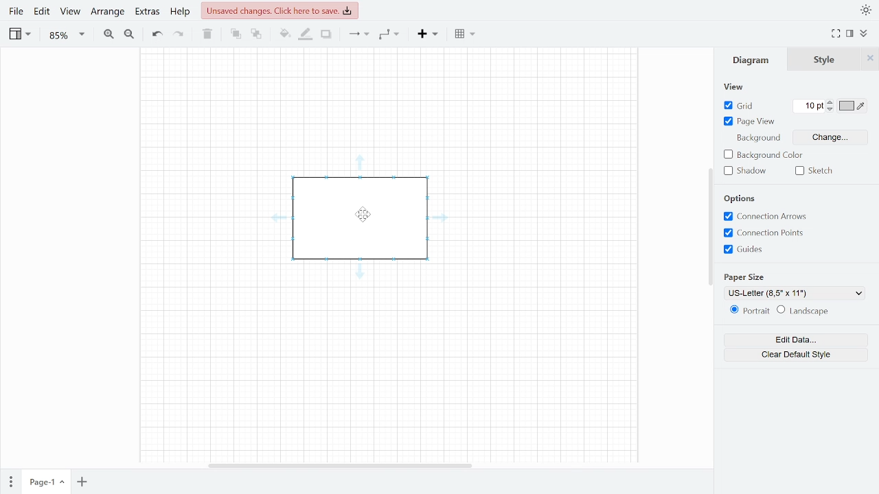 Image resolution: width=879 pixels, height=494 pixels. Describe the element at coordinates (109, 34) in the screenshot. I see `Zoom in` at that location.